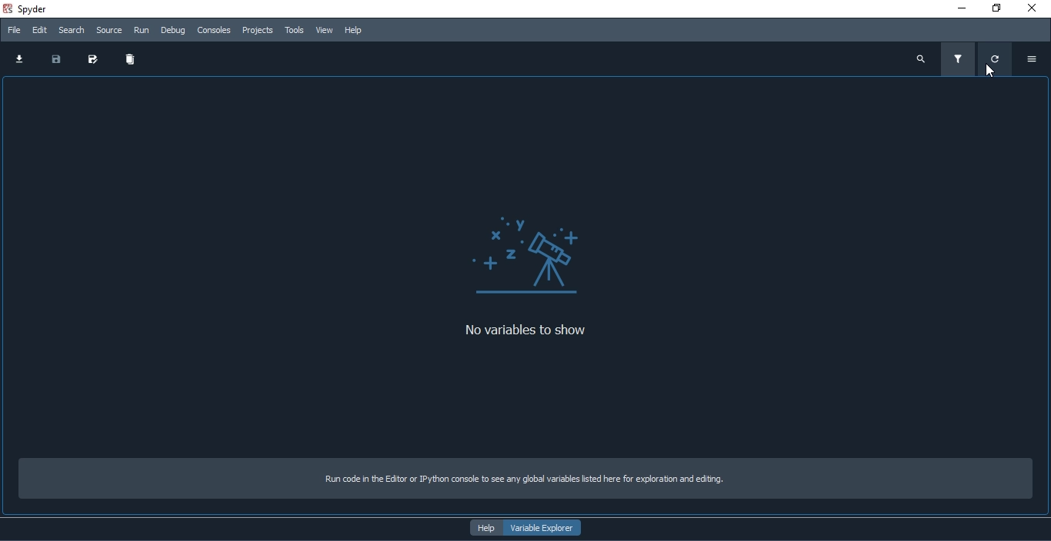 The image size is (1051, 541). What do you see at coordinates (958, 60) in the screenshot?
I see `filter` at bounding box center [958, 60].